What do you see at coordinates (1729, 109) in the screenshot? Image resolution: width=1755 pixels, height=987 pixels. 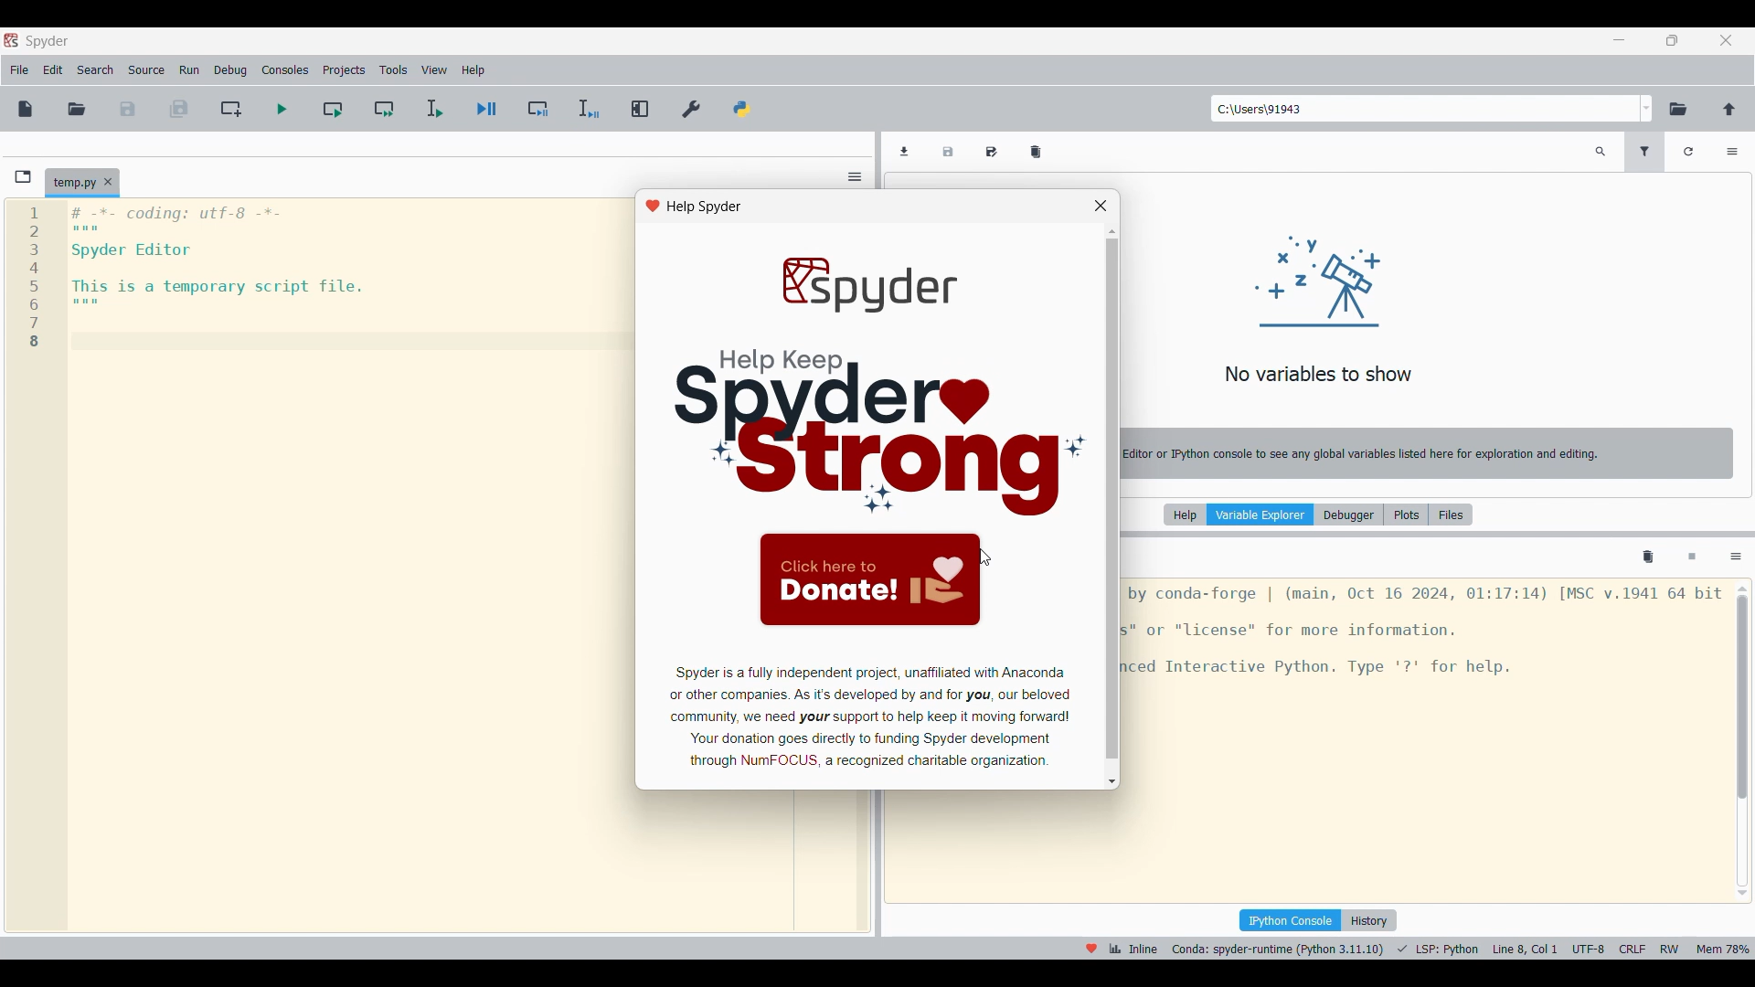 I see `Change to parent directory` at bounding box center [1729, 109].